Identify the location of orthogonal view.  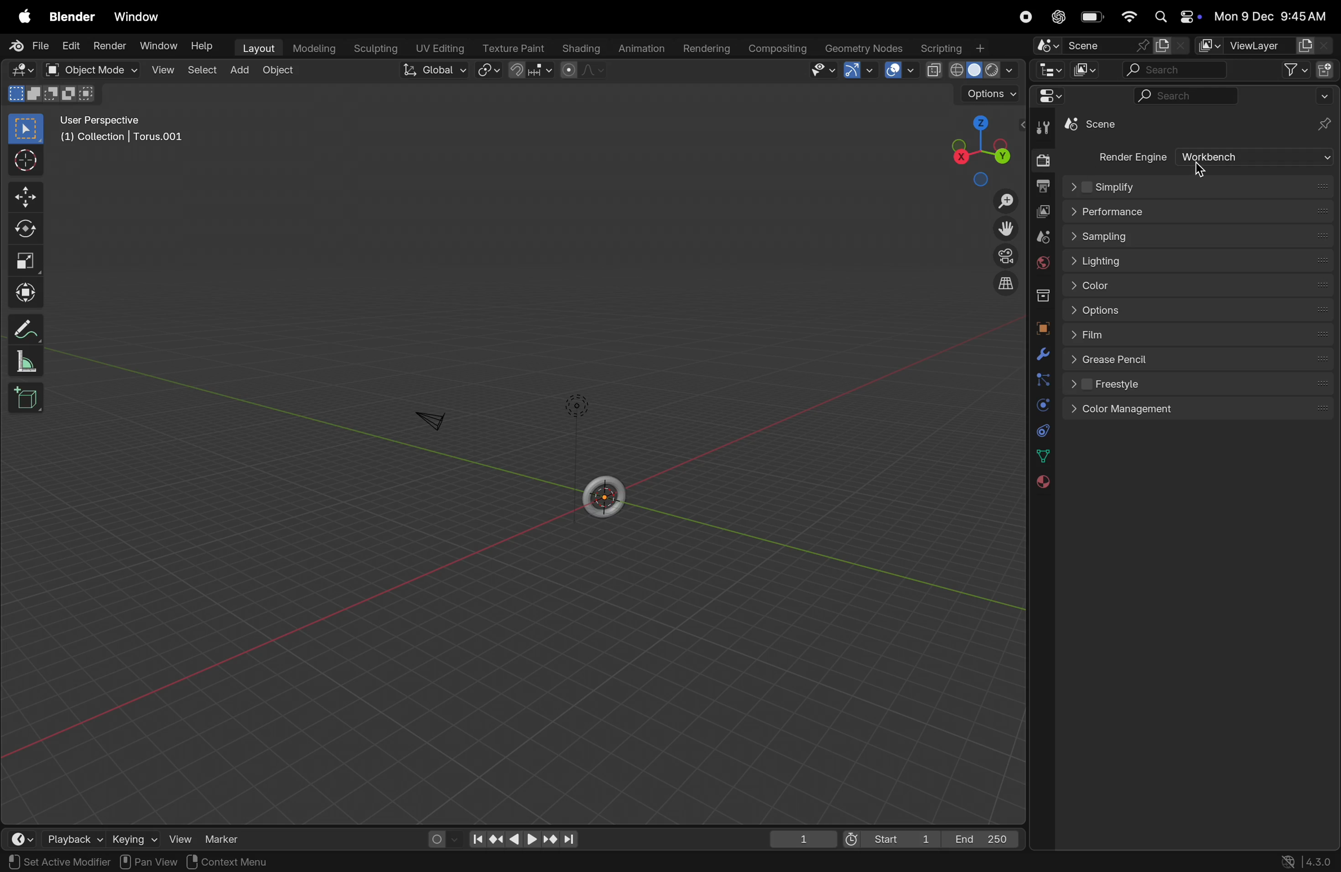
(1009, 287).